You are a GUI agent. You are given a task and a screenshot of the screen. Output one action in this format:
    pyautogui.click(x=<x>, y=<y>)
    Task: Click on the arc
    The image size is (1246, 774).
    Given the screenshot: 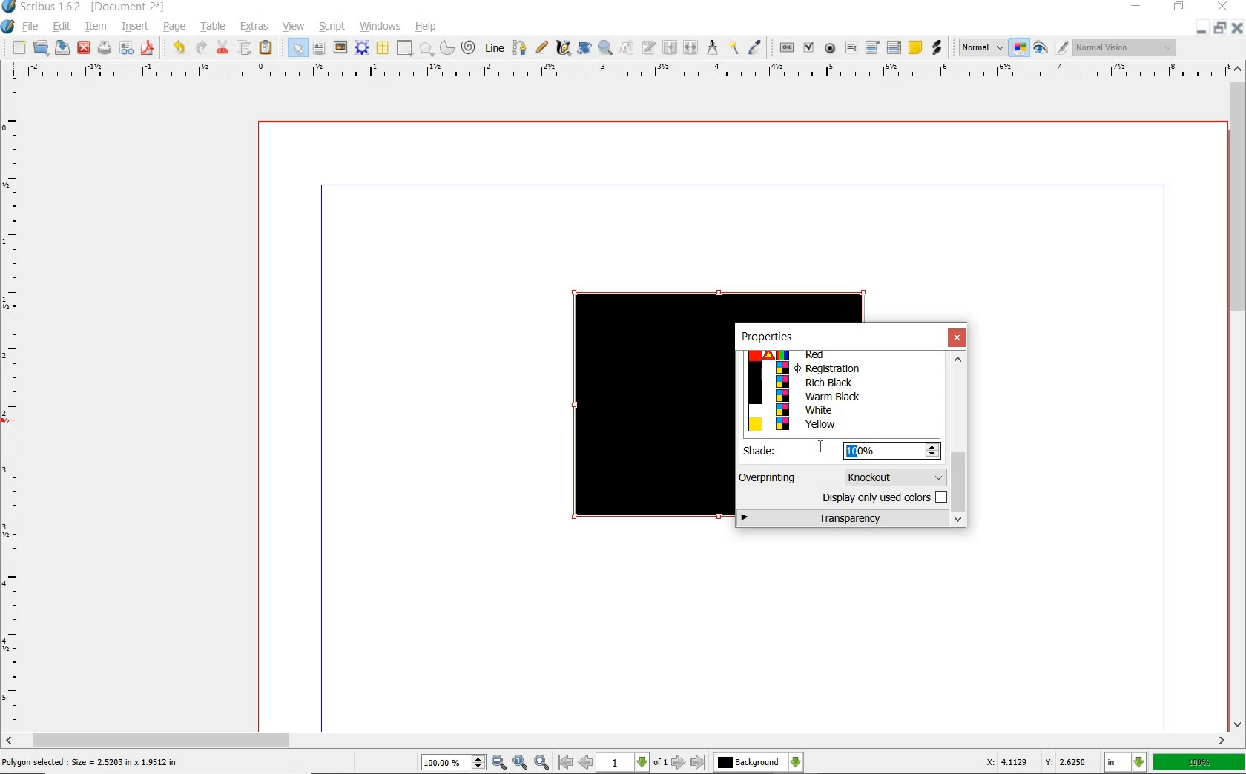 What is the action you would take?
    pyautogui.click(x=446, y=49)
    